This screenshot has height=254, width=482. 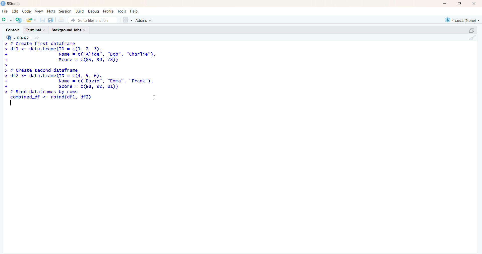 I want to click on Console, so click(x=12, y=30).